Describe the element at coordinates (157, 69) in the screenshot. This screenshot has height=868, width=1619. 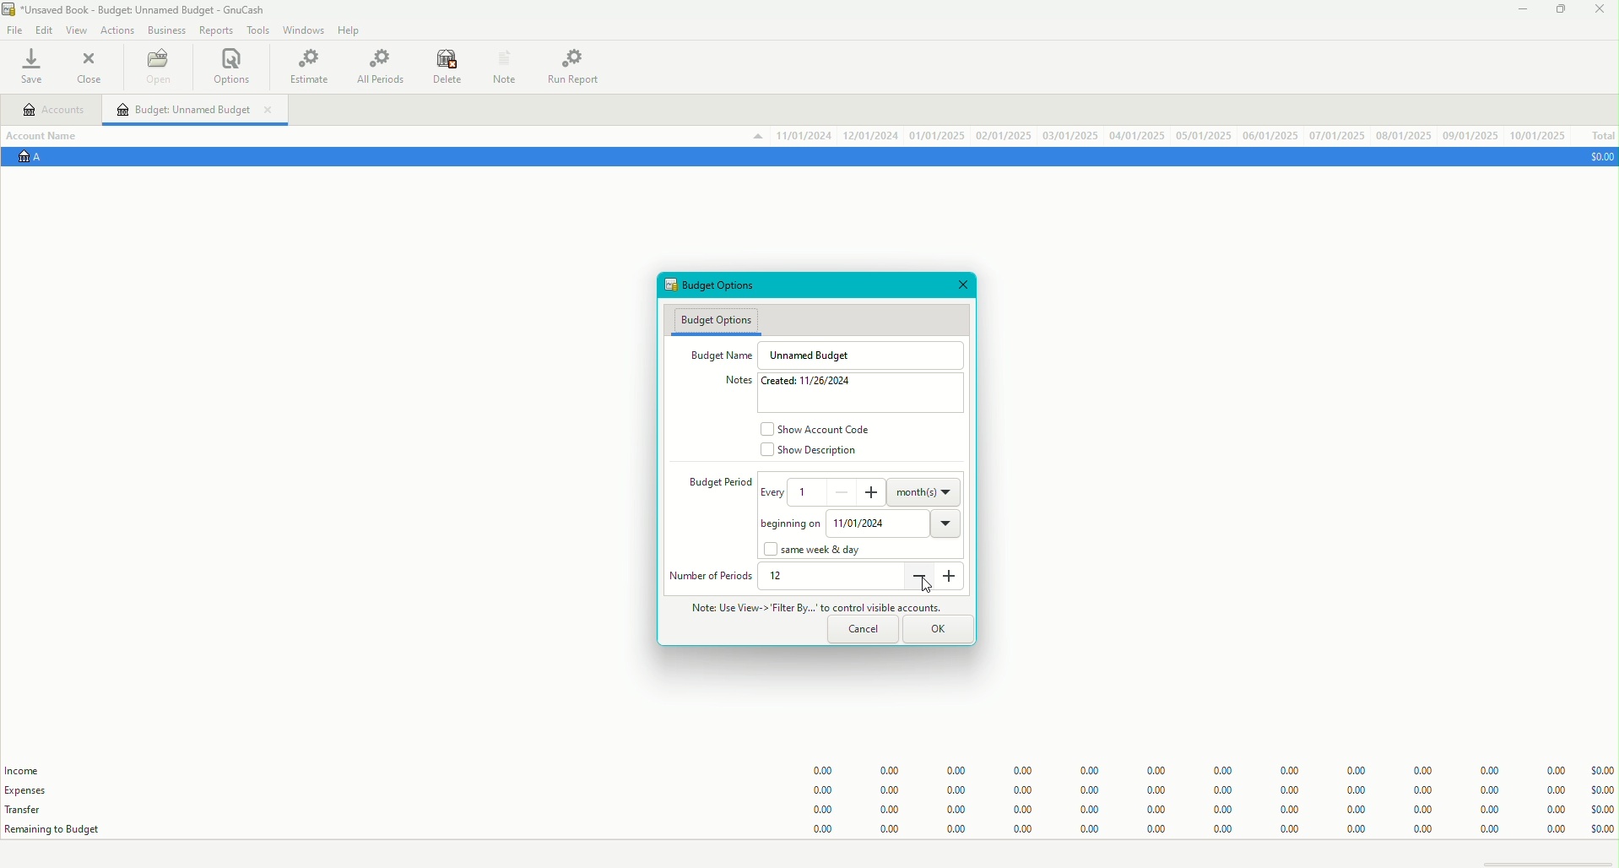
I see `Open` at that location.